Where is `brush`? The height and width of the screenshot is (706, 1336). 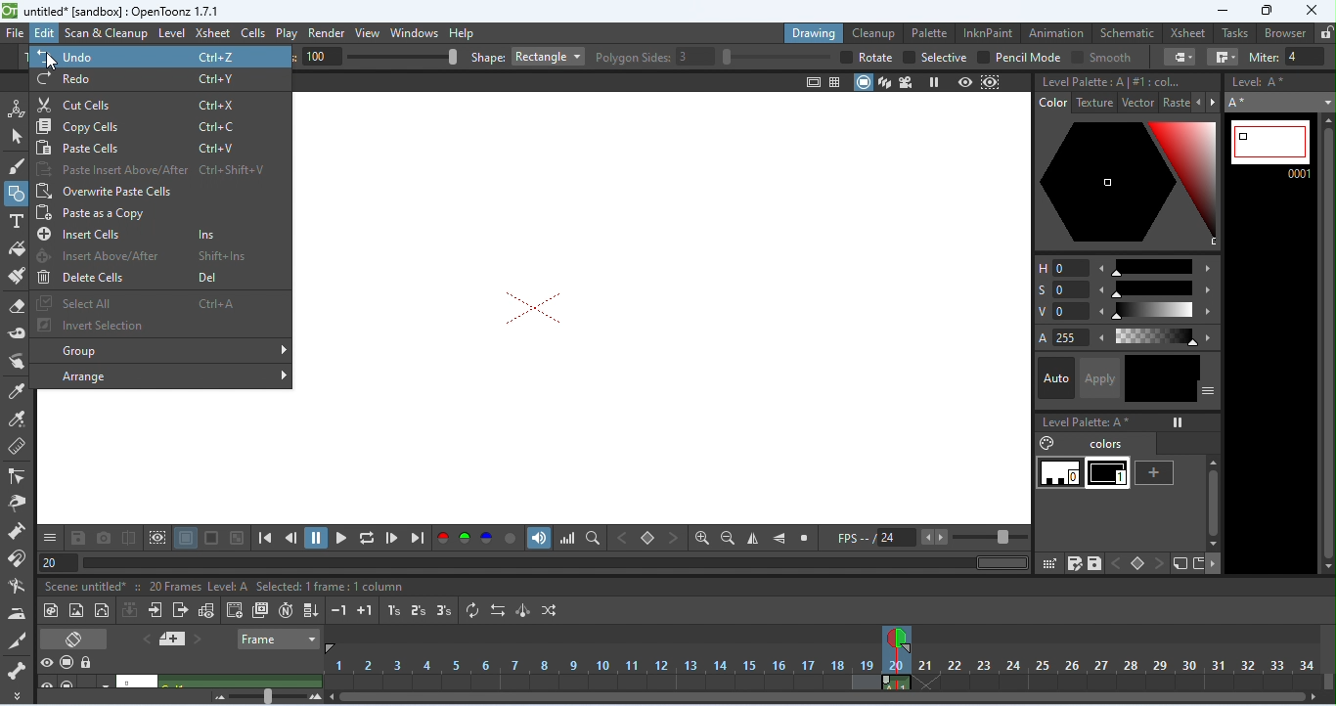
brush is located at coordinates (17, 165).